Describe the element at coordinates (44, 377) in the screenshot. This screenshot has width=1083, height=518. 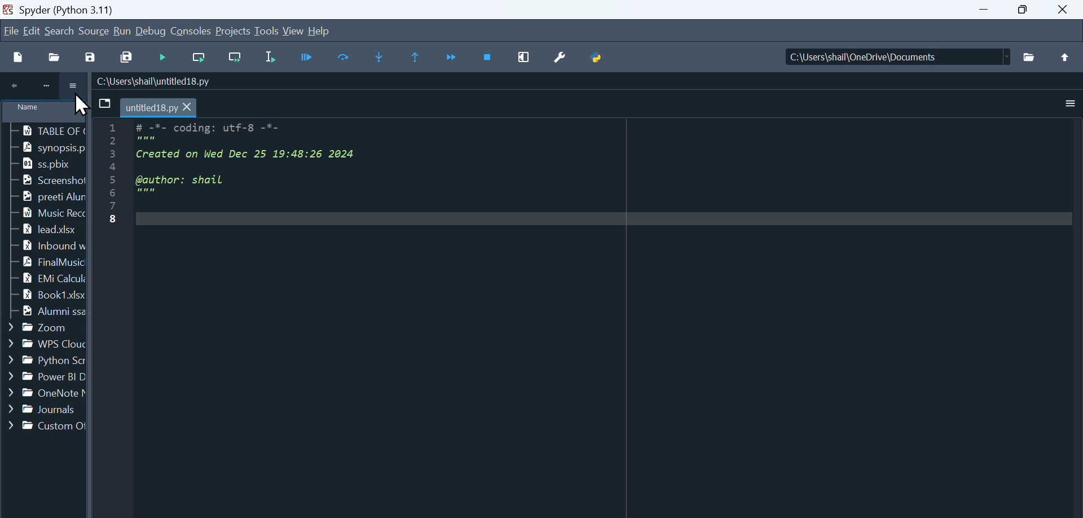
I see `Power BI D..` at that location.